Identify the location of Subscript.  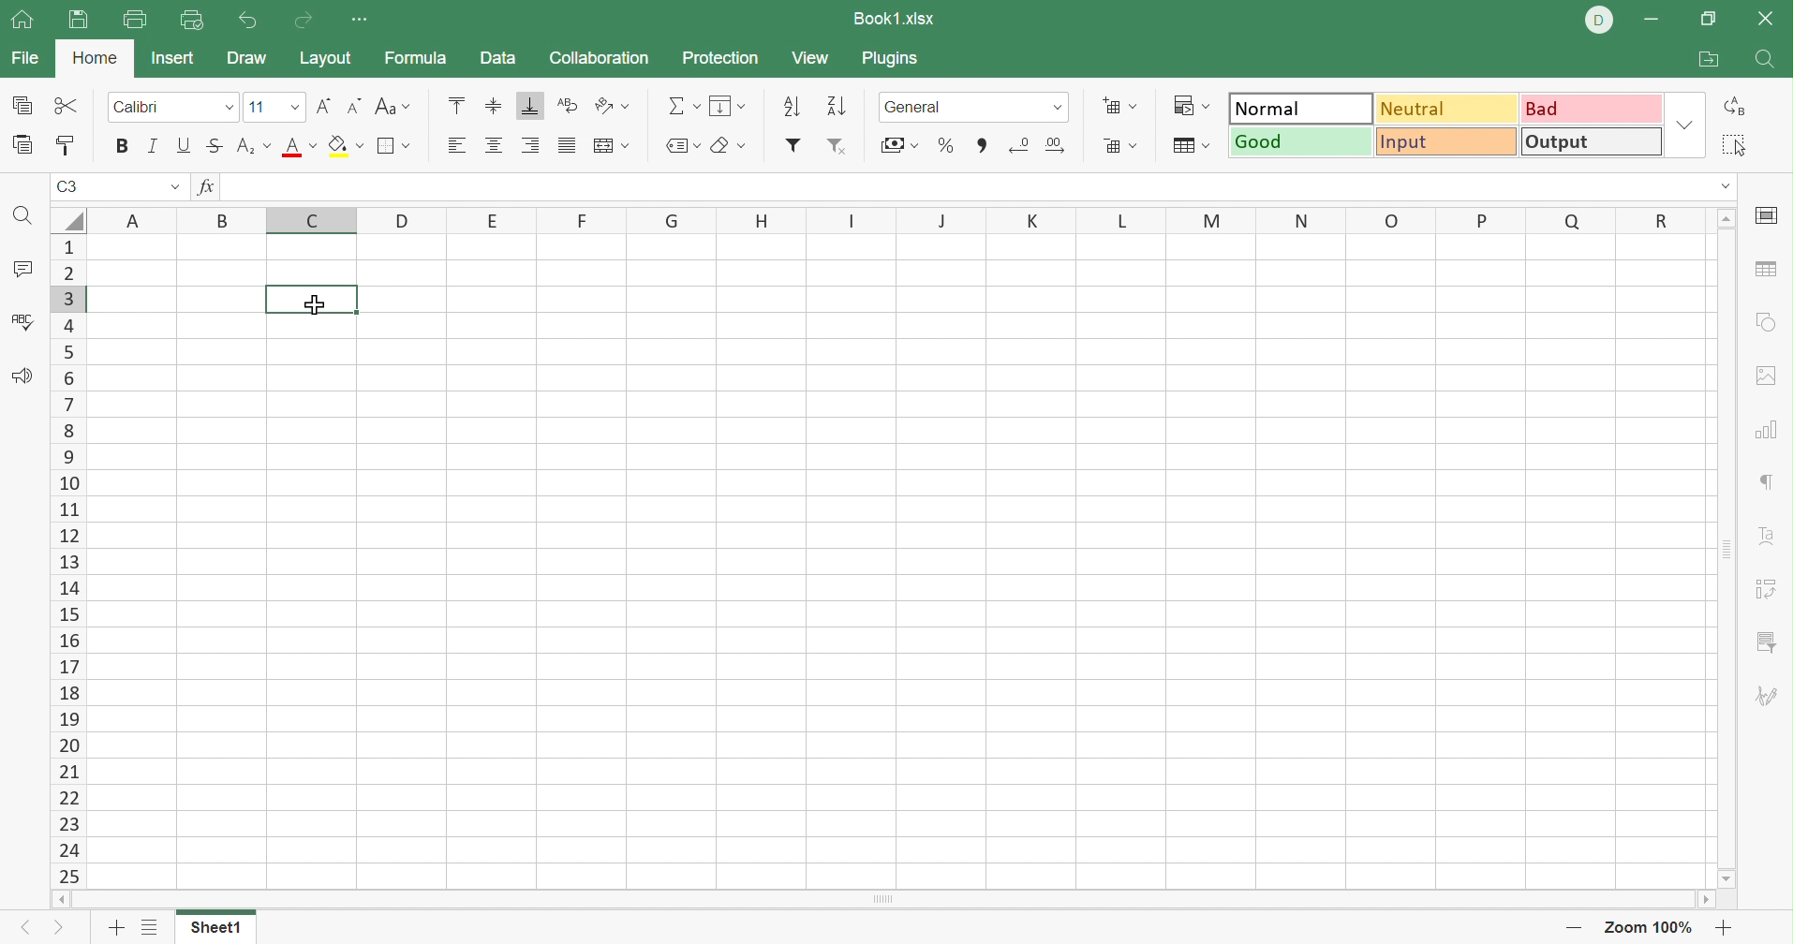
(252, 144).